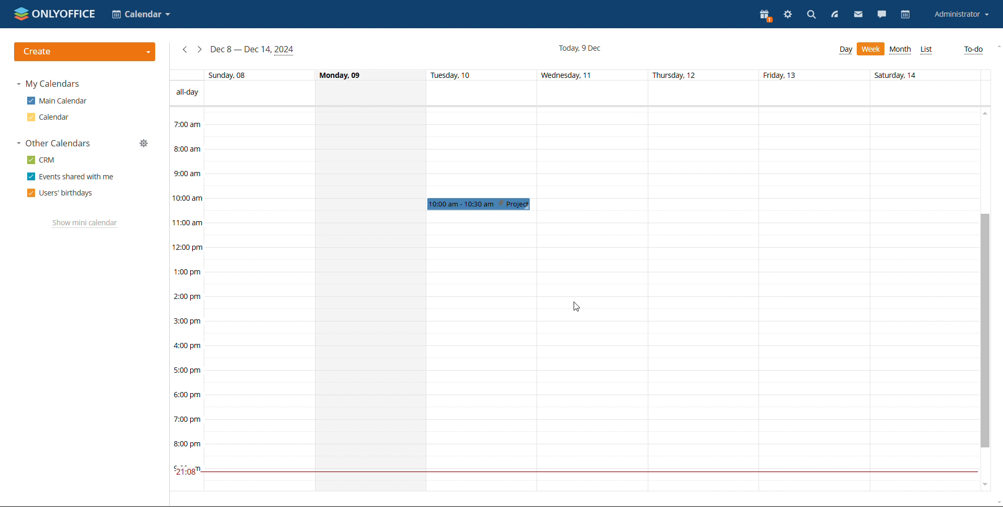  I want to click on current week, so click(253, 50).